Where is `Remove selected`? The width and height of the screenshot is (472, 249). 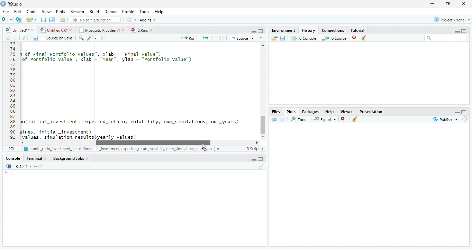 Remove selected is located at coordinates (344, 119).